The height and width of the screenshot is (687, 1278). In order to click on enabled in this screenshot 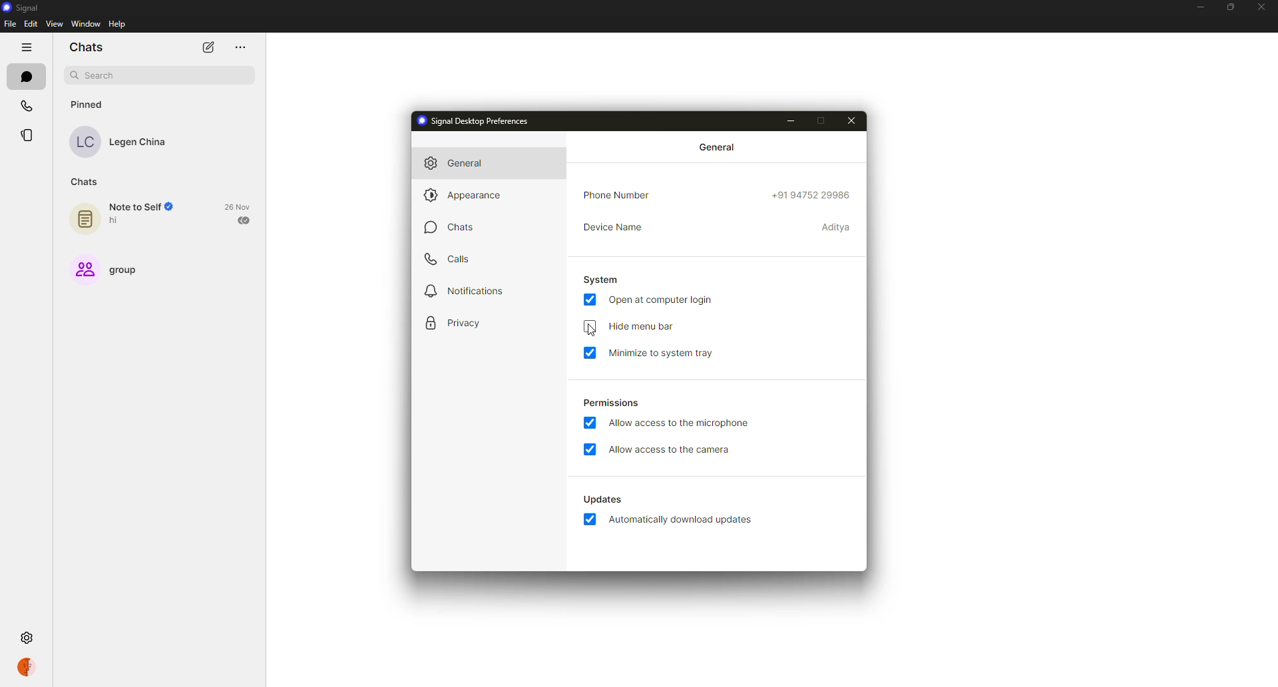, I will do `click(590, 352)`.